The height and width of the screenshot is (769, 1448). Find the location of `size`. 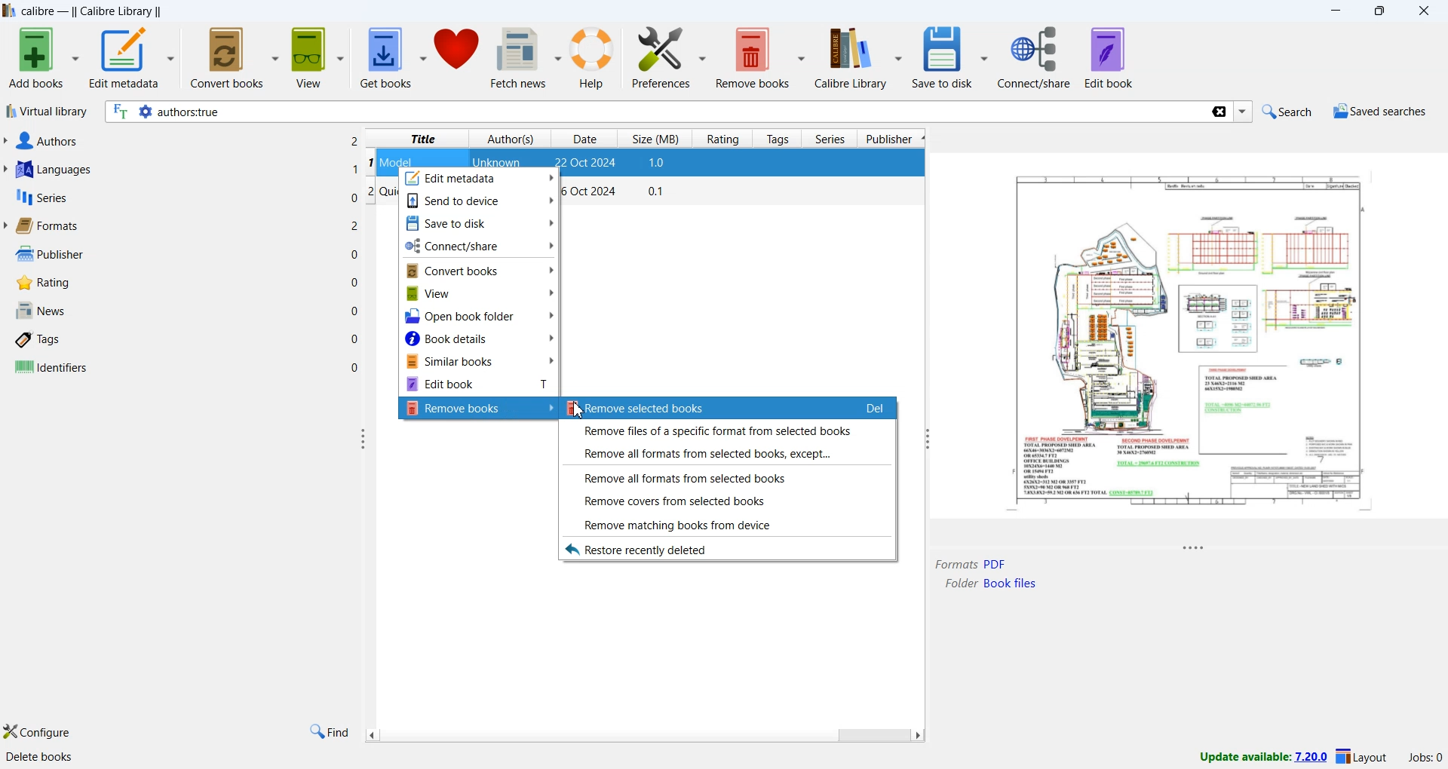

size is located at coordinates (657, 137).